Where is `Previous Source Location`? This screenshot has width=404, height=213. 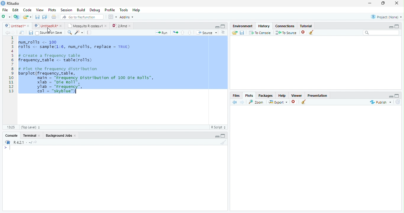 Previous Source Location is located at coordinates (7, 33).